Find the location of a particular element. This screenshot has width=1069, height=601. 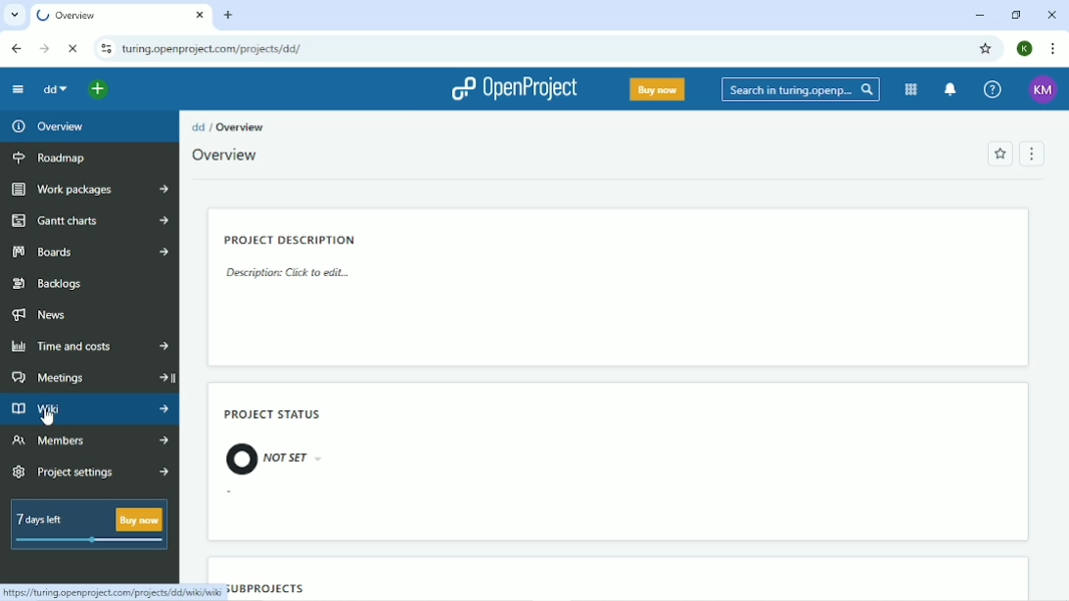

Buy now is located at coordinates (656, 90).